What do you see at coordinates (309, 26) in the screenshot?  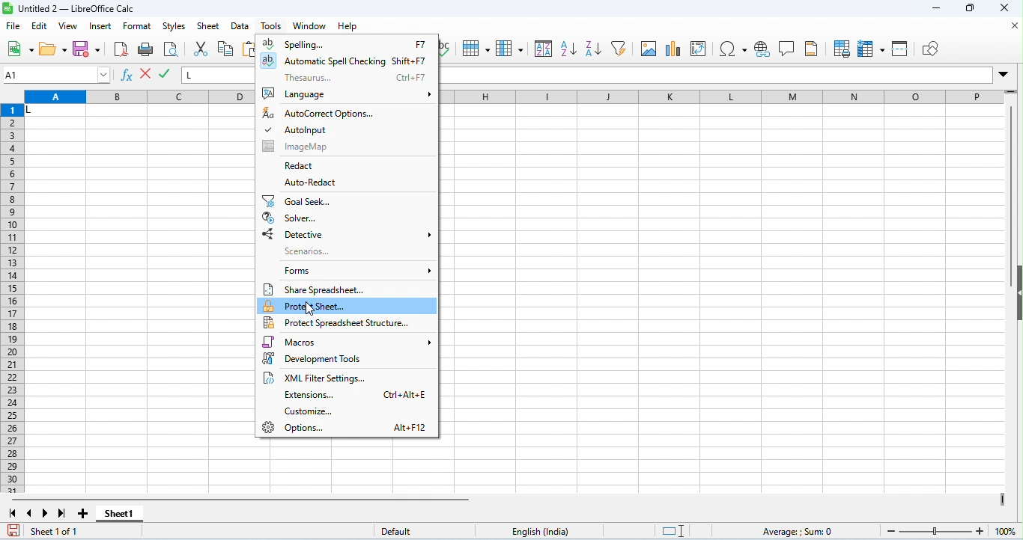 I see `window` at bounding box center [309, 26].